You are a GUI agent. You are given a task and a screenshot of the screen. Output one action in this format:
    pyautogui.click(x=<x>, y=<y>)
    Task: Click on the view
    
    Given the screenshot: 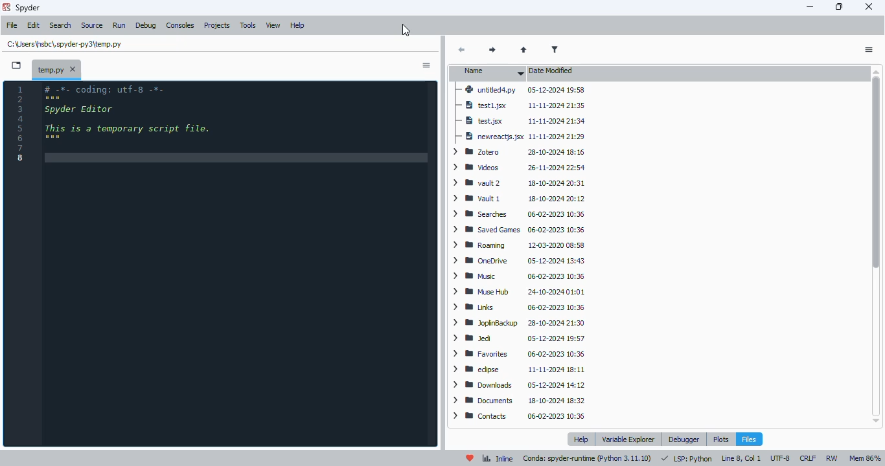 What is the action you would take?
    pyautogui.click(x=273, y=26)
    